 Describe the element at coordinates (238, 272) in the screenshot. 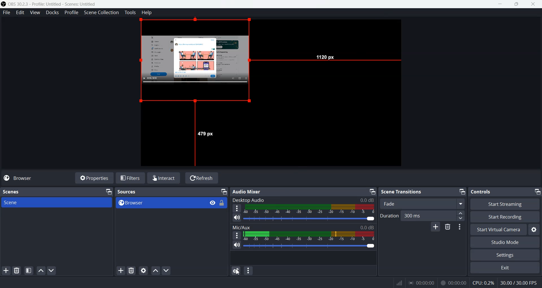

I see `Cursor` at that location.